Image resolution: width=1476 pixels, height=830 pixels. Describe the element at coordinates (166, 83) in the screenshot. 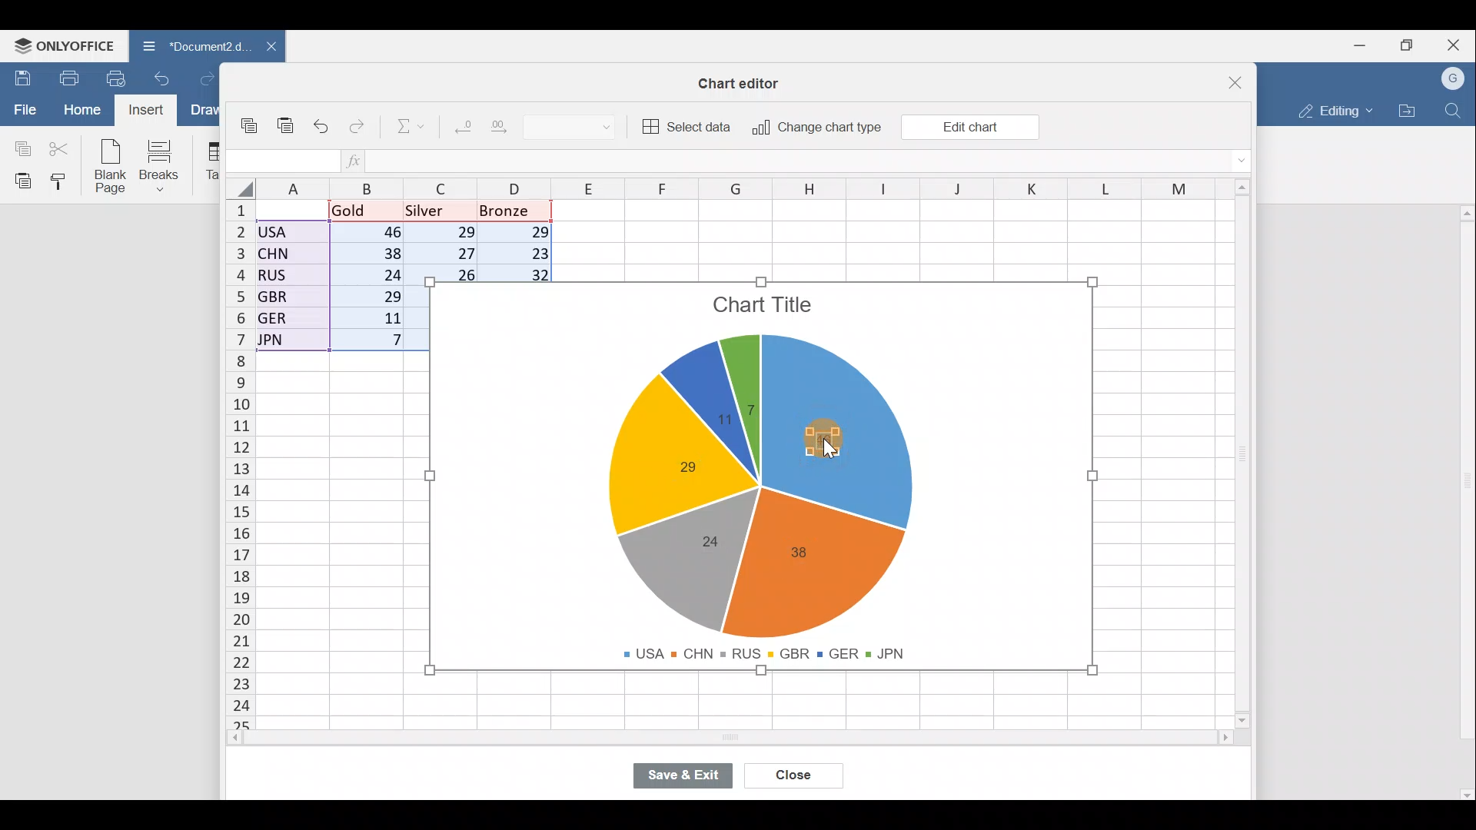

I see `Undo` at that location.